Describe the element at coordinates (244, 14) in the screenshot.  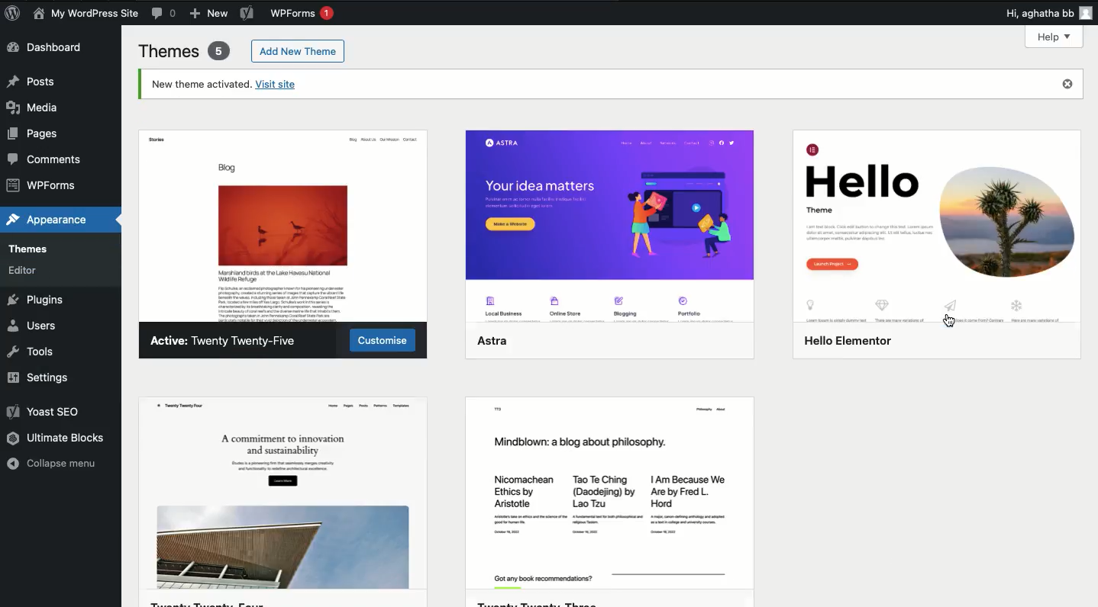
I see `Yoast` at that location.